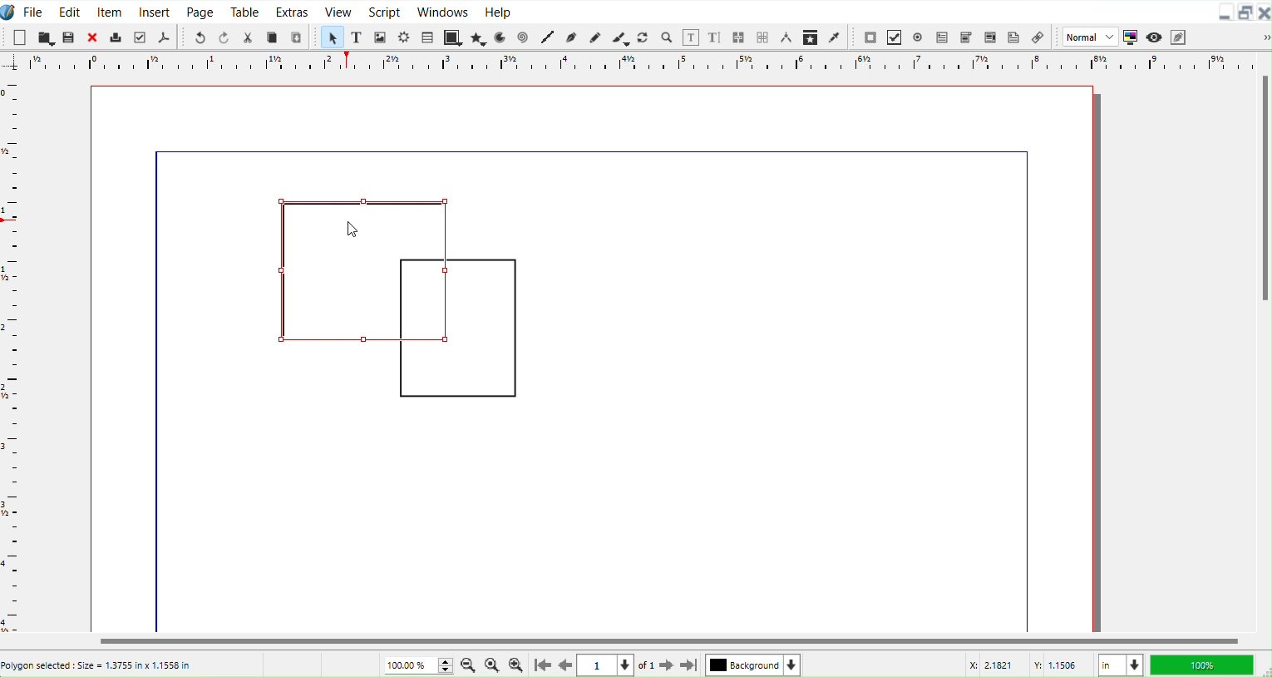 The height and width of the screenshot is (677, 1272). I want to click on PDF Combo Box, so click(966, 37).